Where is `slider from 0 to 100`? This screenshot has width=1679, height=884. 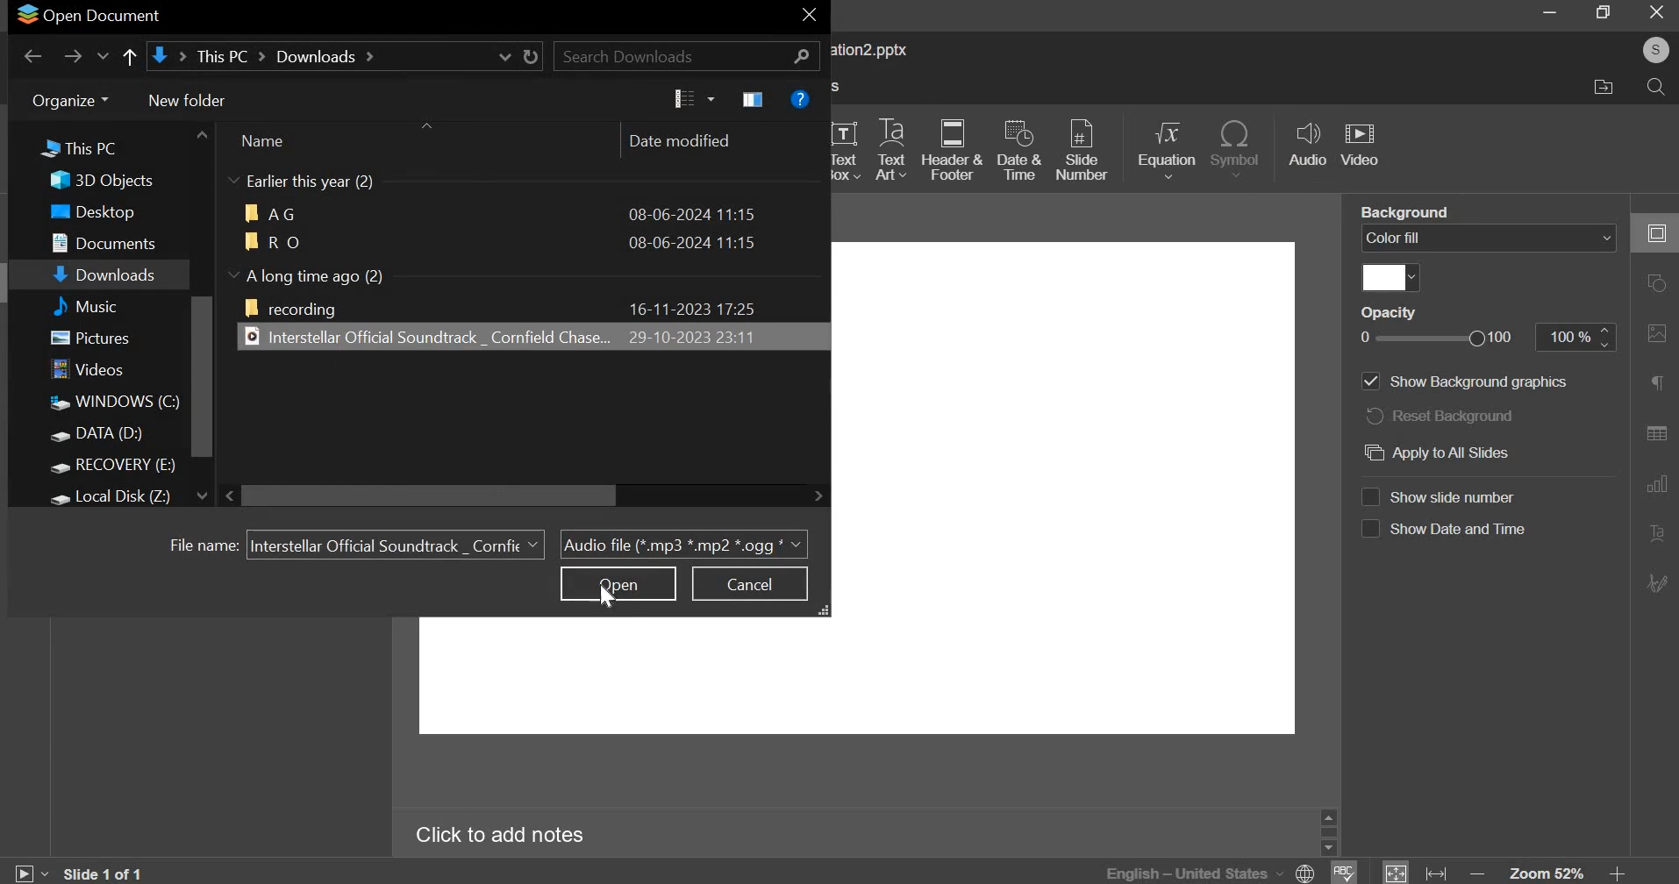
slider from 0 to 100 is located at coordinates (1434, 337).